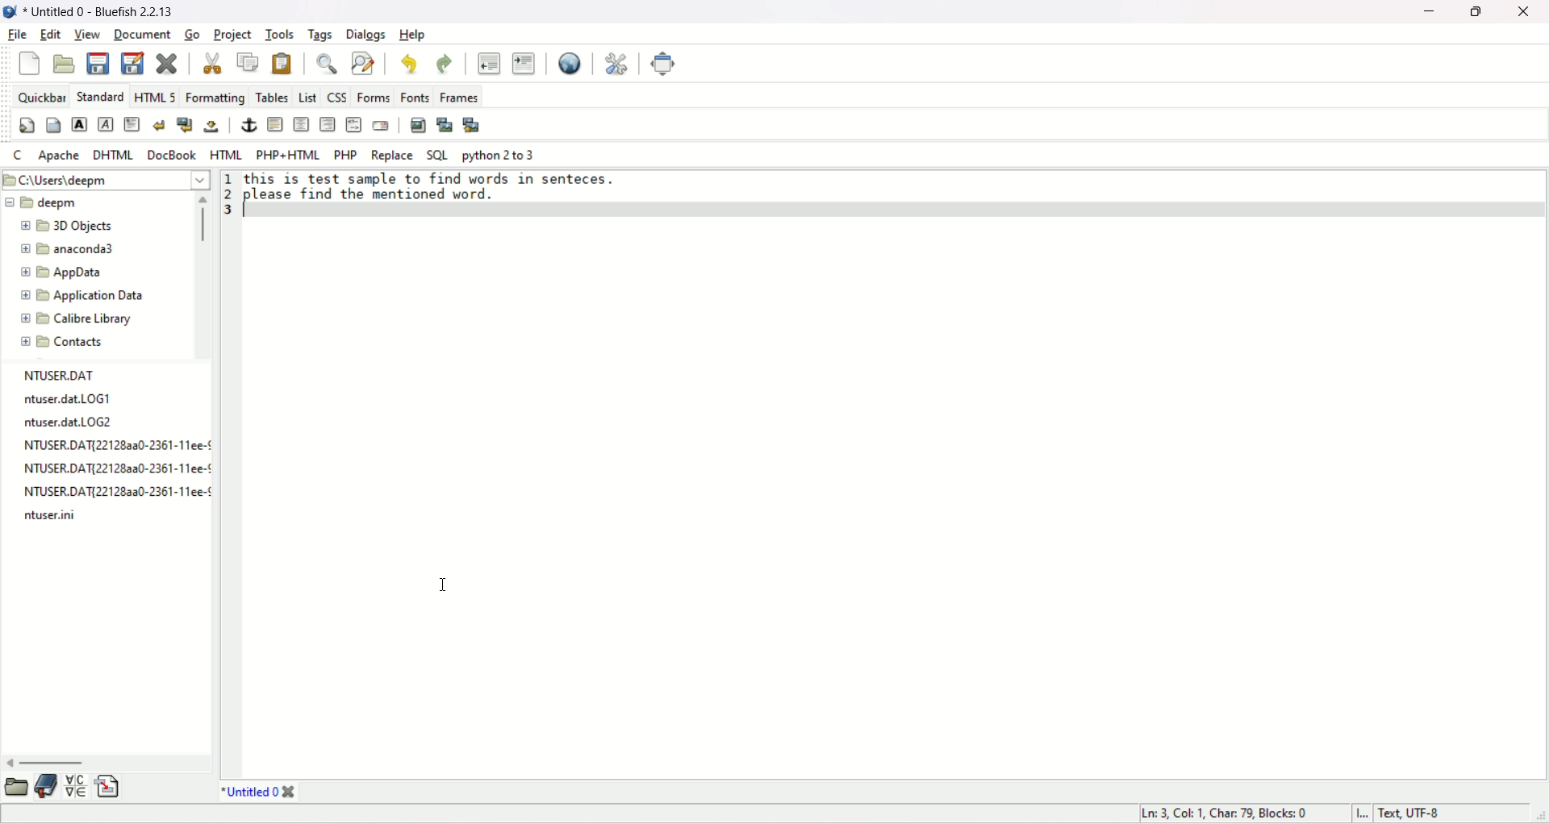 Image resolution: width=1549 pixels, height=824 pixels. I want to click on insert file, so click(110, 788).